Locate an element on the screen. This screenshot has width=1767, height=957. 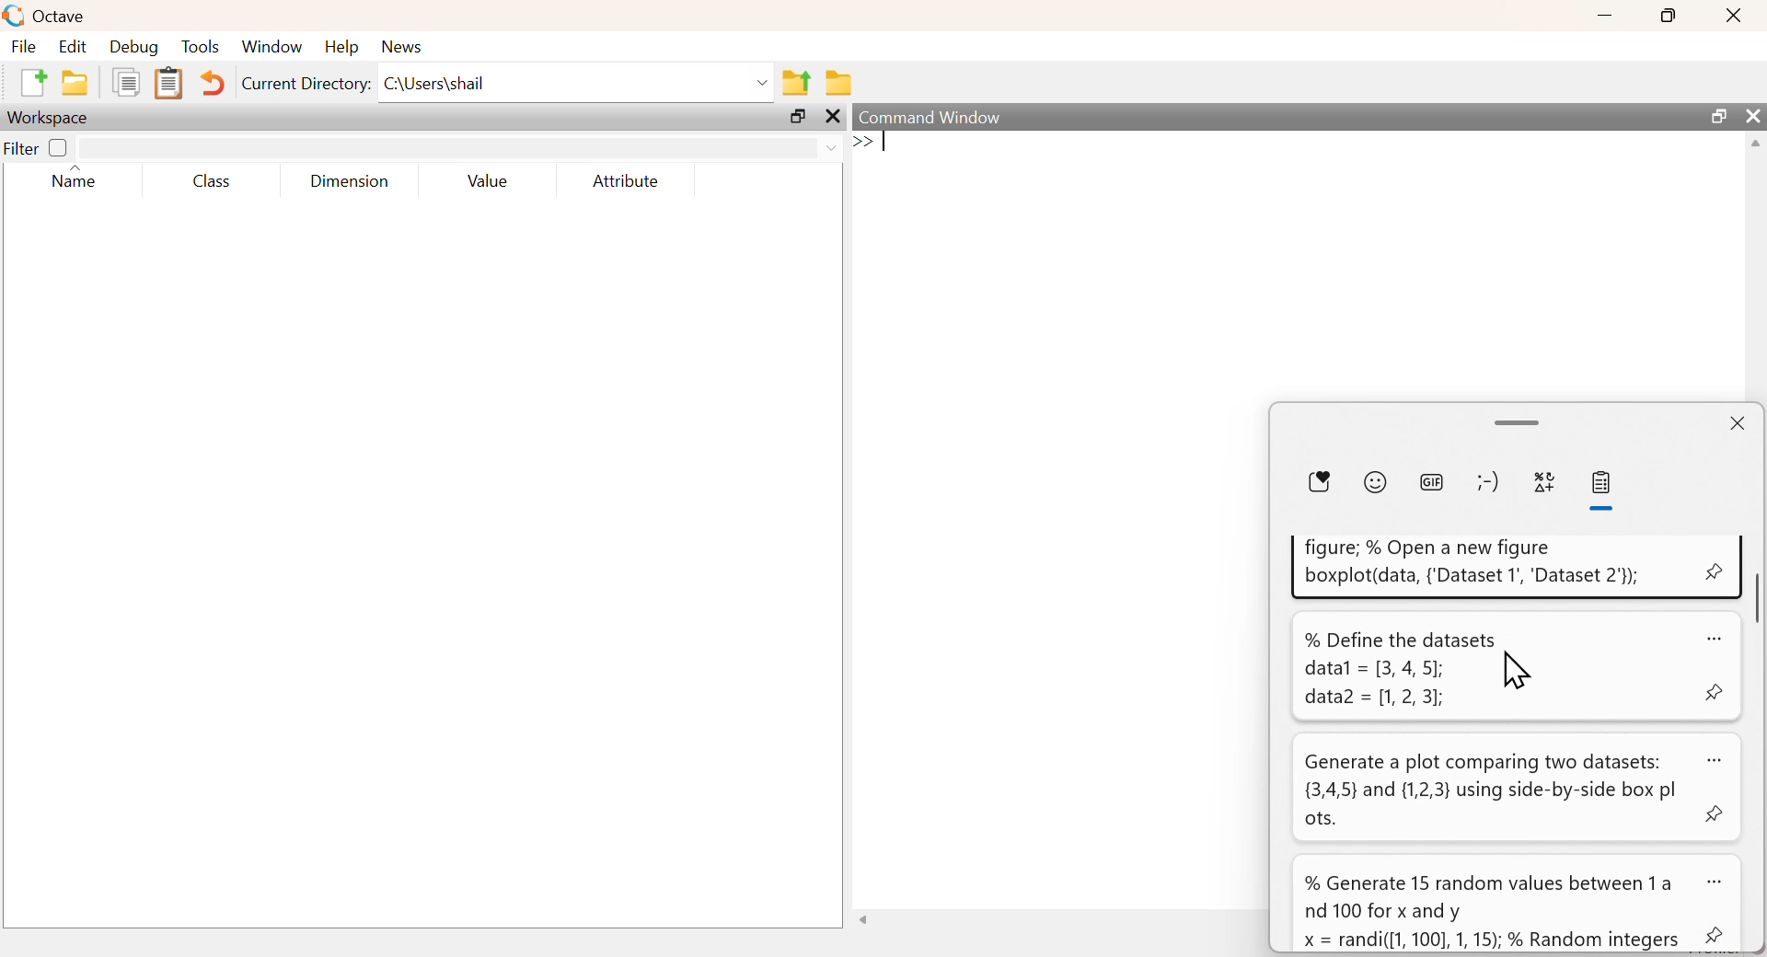
pin is located at coordinates (1717, 937).